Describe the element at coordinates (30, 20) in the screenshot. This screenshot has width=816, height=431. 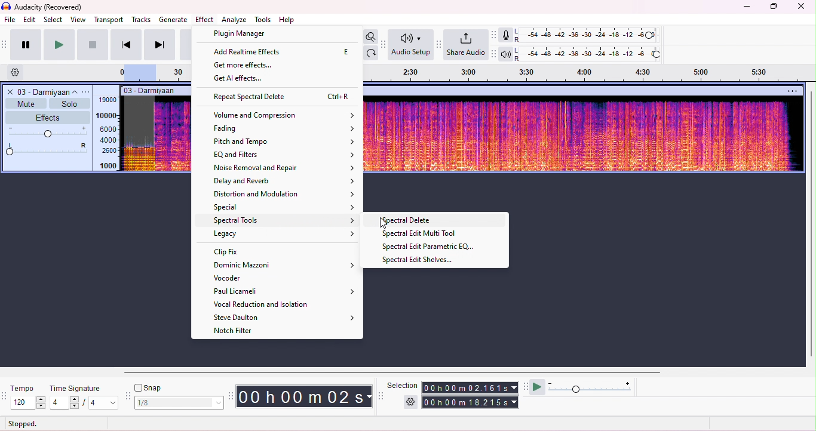
I see `edit` at that location.